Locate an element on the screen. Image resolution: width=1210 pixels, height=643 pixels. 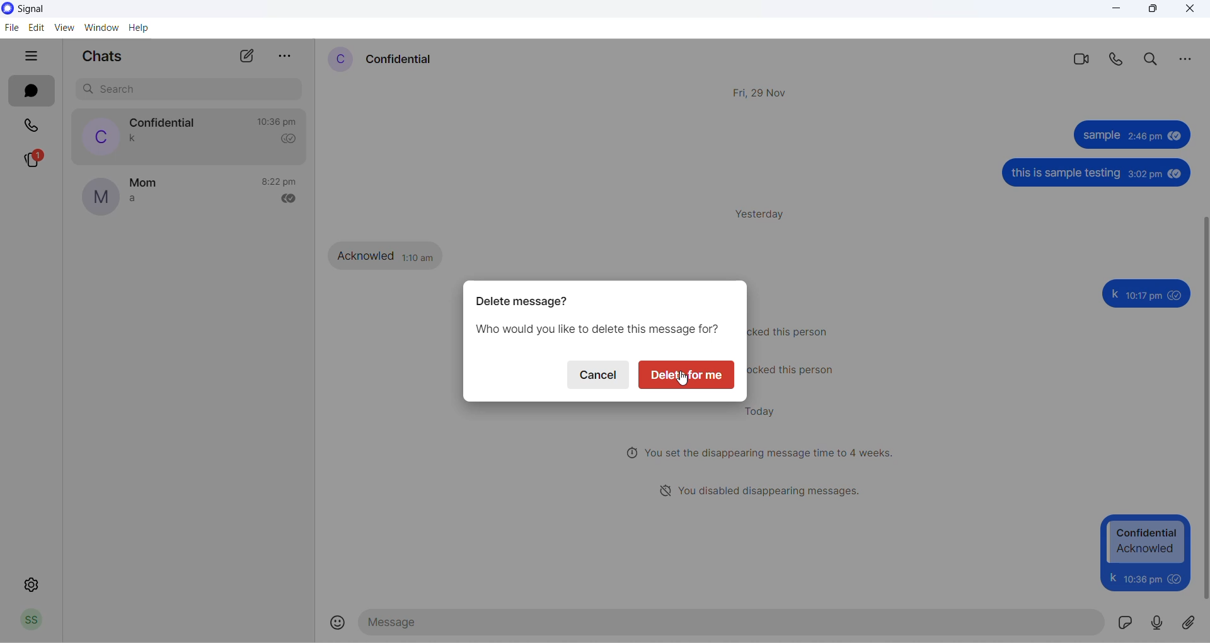
Voicemail is located at coordinates (1158, 622).